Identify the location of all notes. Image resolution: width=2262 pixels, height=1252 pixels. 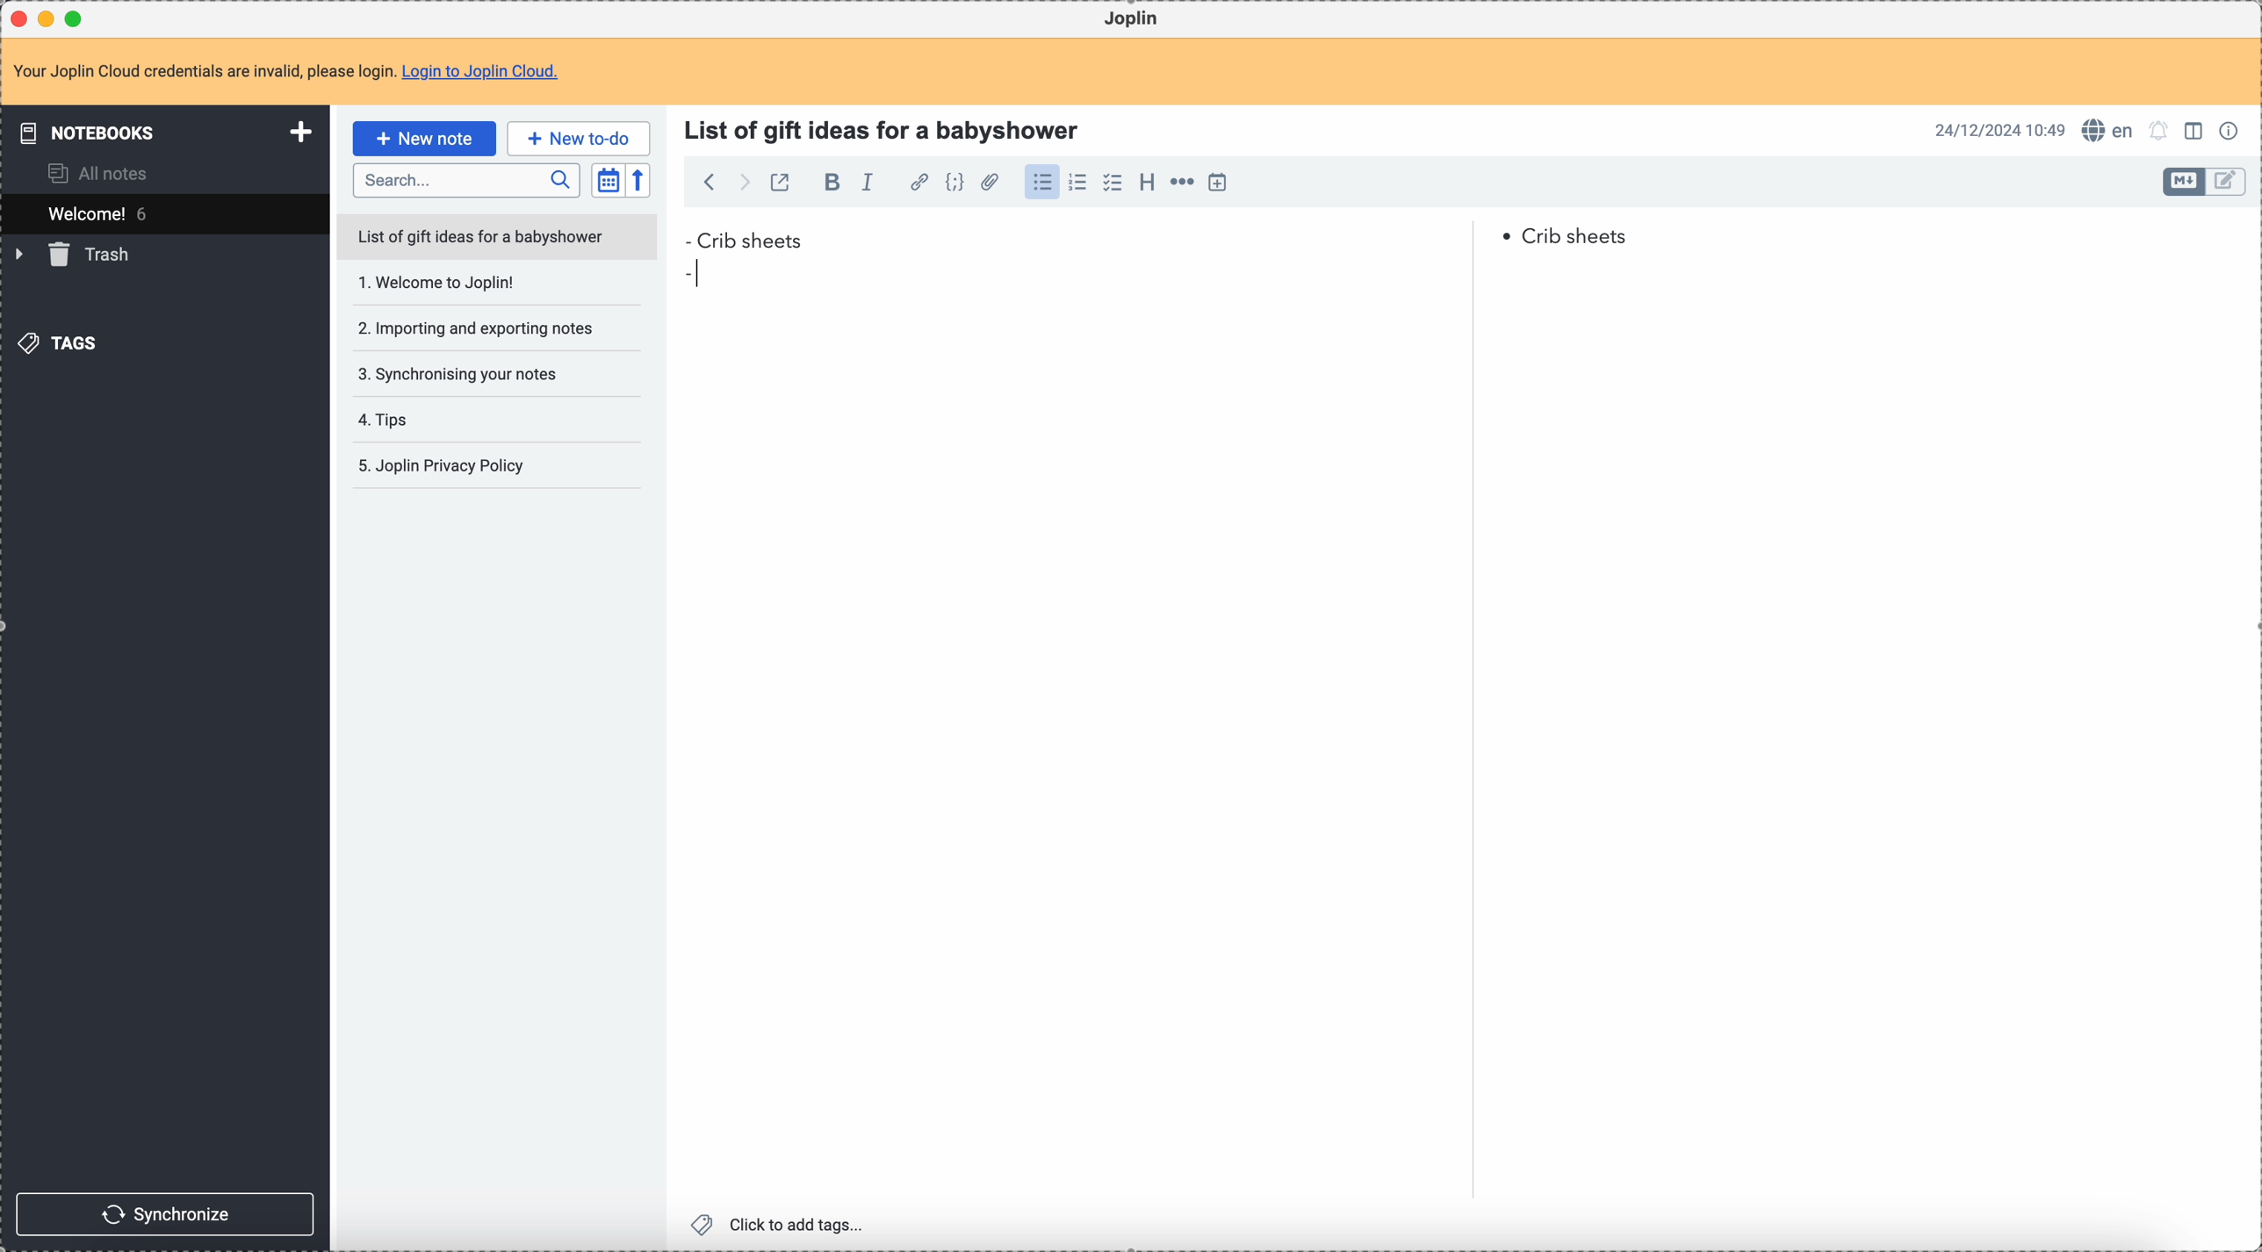
(101, 173).